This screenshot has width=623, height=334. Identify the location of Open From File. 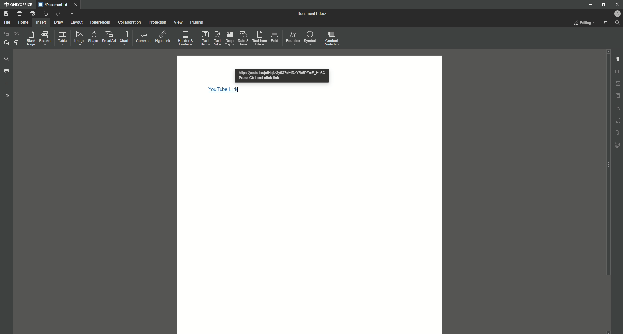
(604, 24).